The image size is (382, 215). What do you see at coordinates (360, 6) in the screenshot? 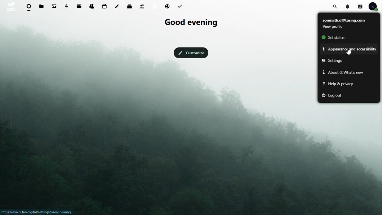
I see `Contacts` at bounding box center [360, 6].